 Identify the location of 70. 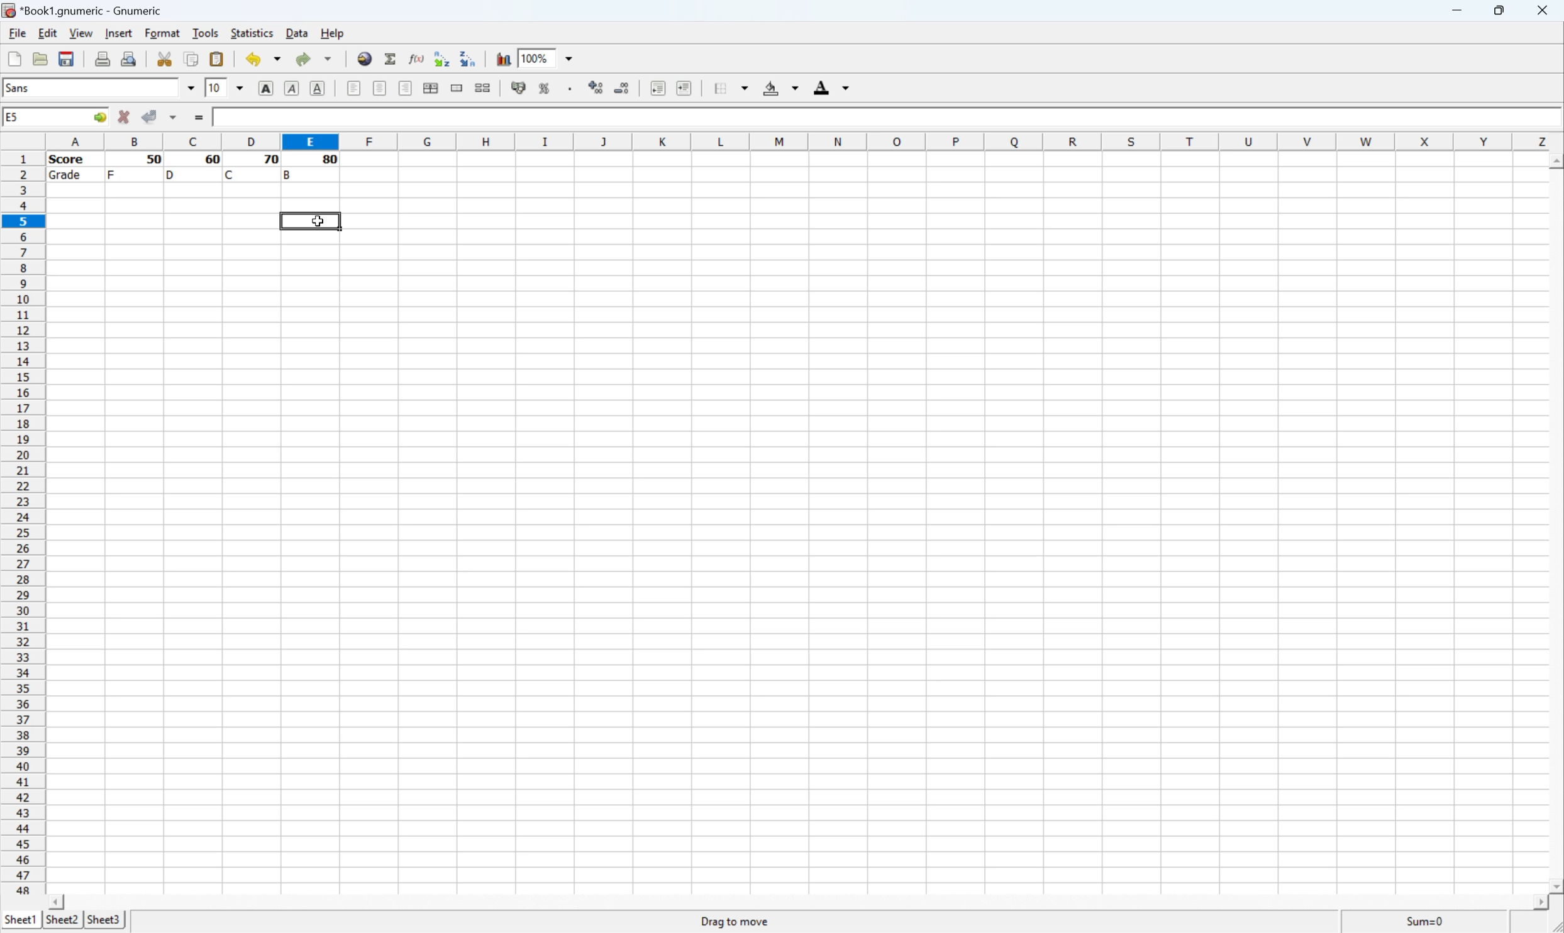
(268, 160).